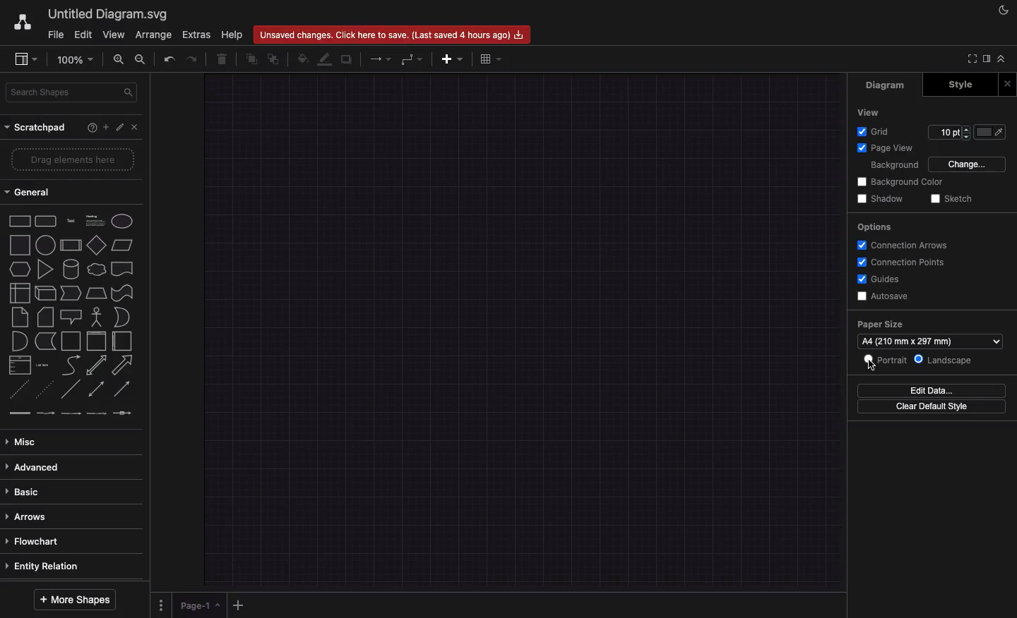  Describe the element at coordinates (391, 33) in the screenshot. I see `Unsaved changes` at that location.